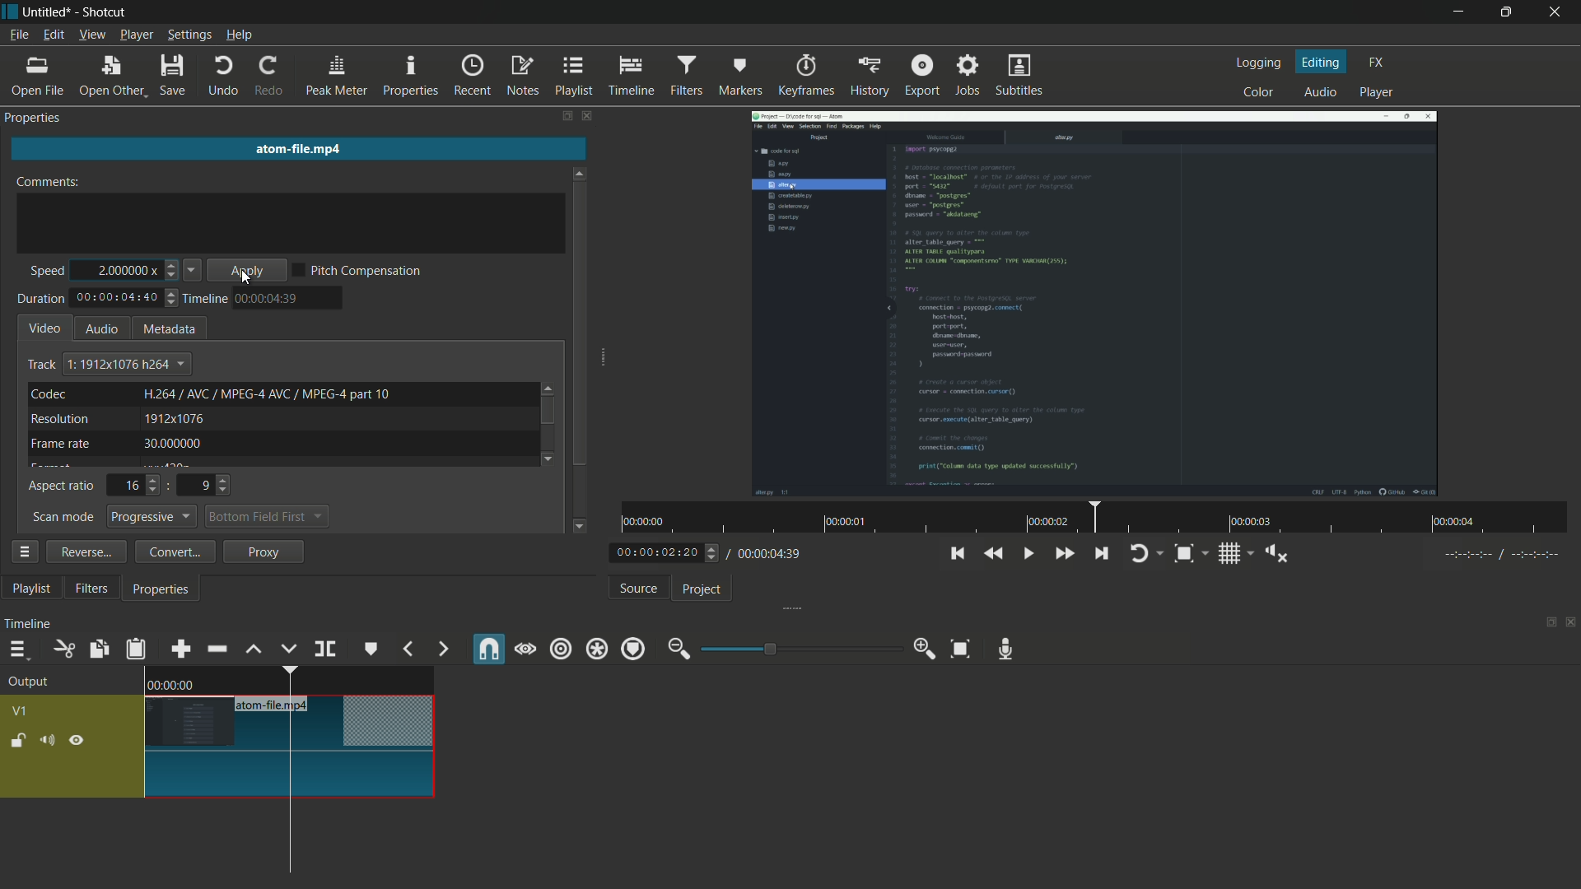 Image resolution: width=1581 pixels, height=889 pixels. I want to click on imported file name, so click(296, 147).